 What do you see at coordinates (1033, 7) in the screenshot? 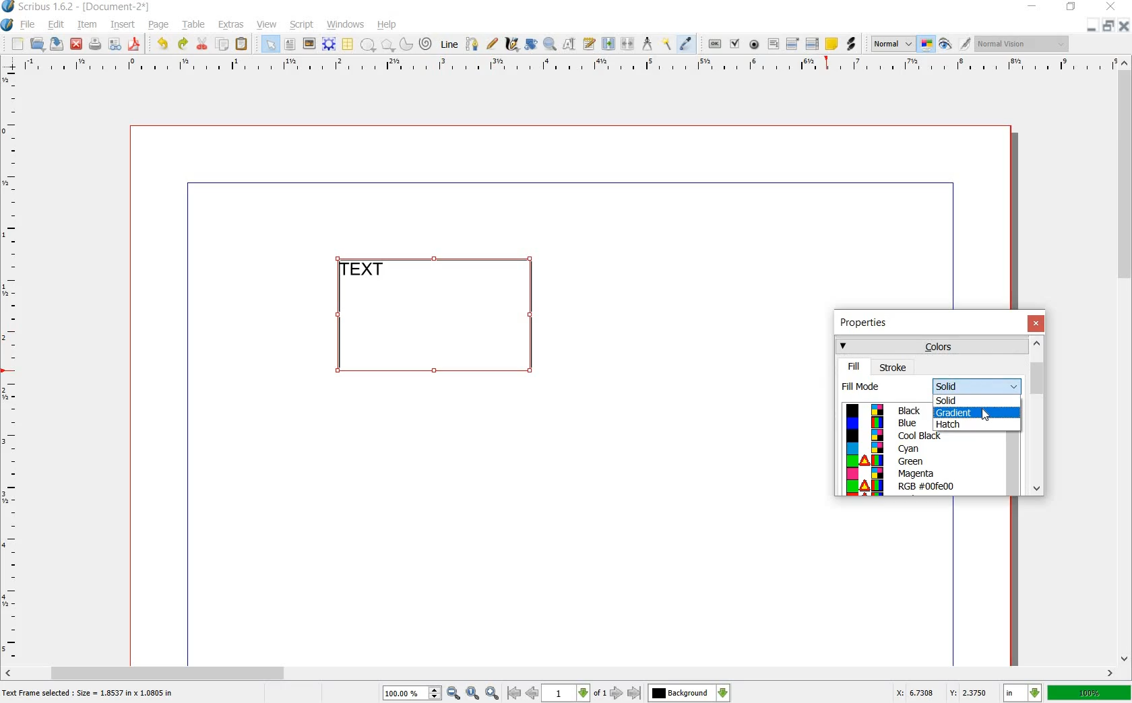
I see `minimize` at bounding box center [1033, 7].